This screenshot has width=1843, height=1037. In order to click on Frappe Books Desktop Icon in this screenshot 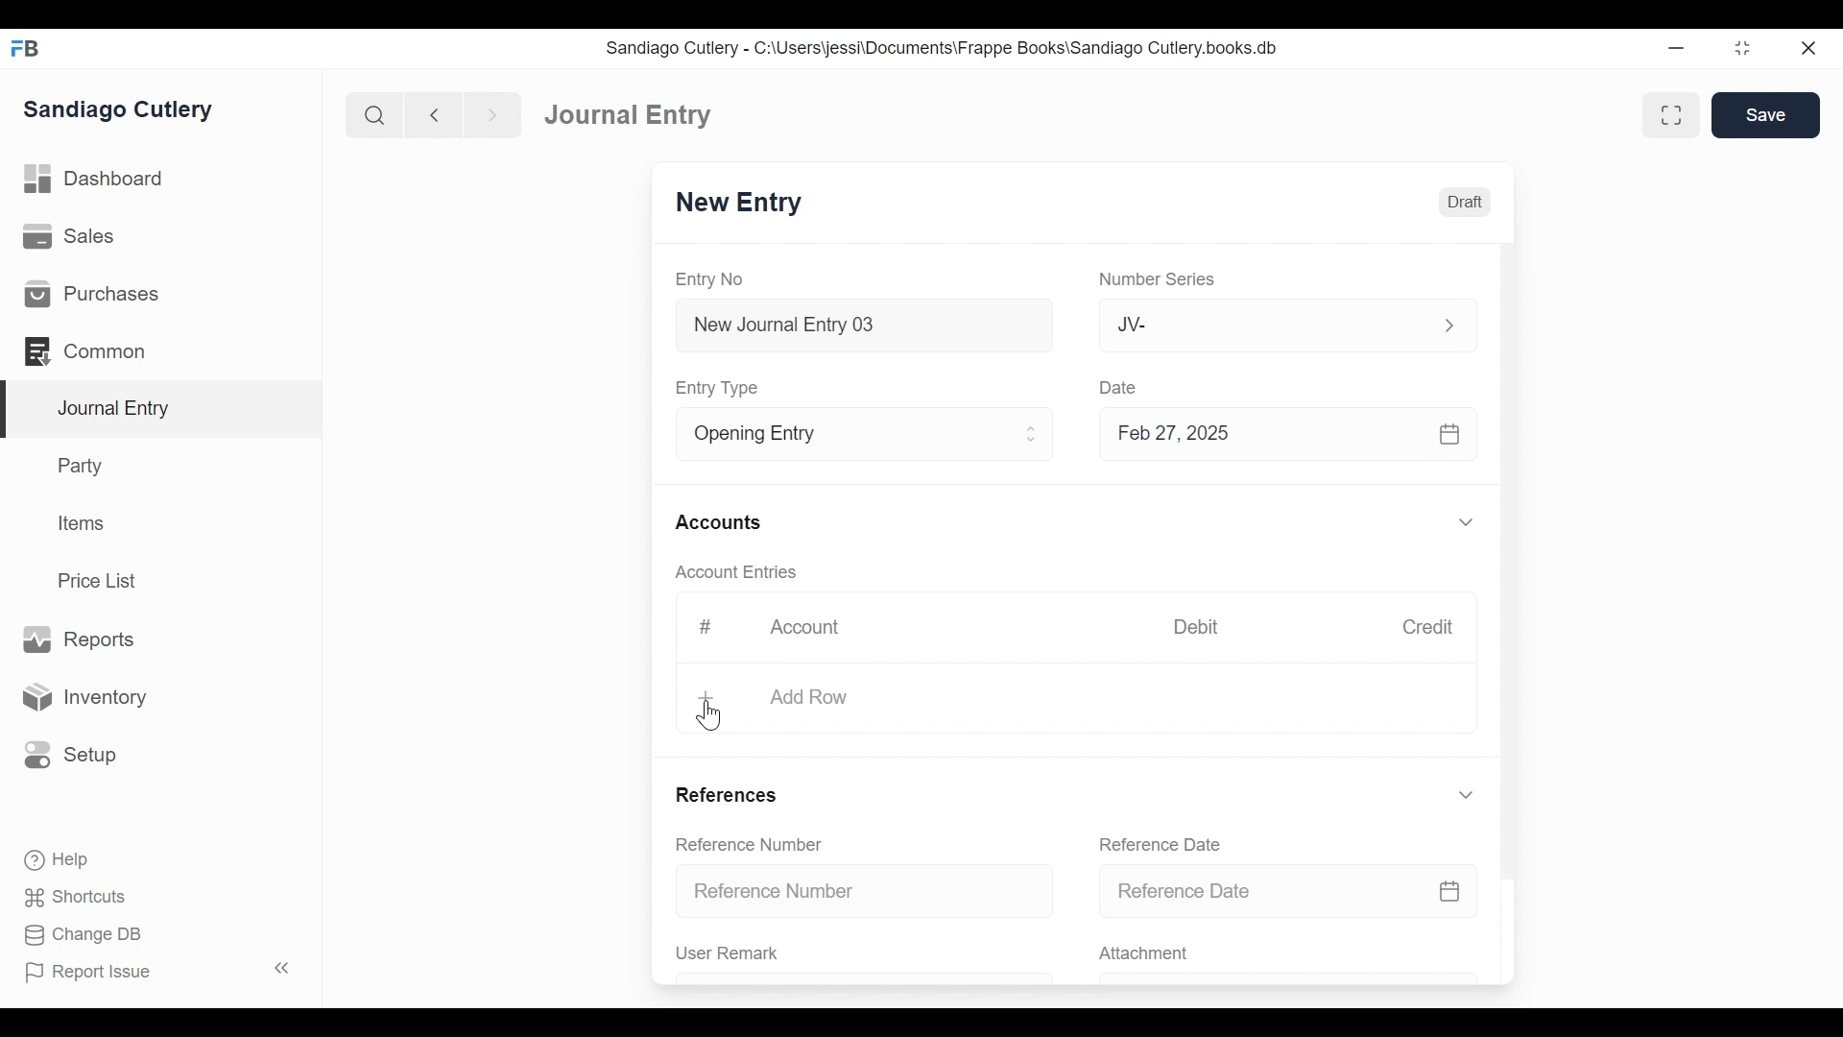, I will do `click(25, 49)`.